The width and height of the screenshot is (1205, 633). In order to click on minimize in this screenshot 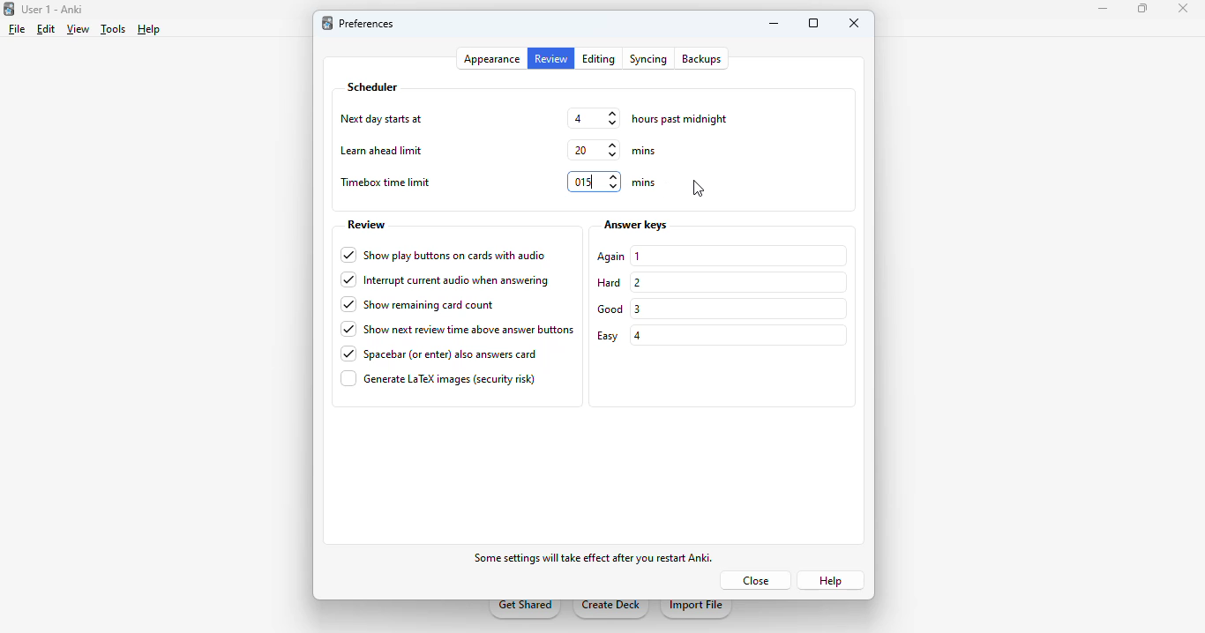, I will do `click(1104, 9)`.